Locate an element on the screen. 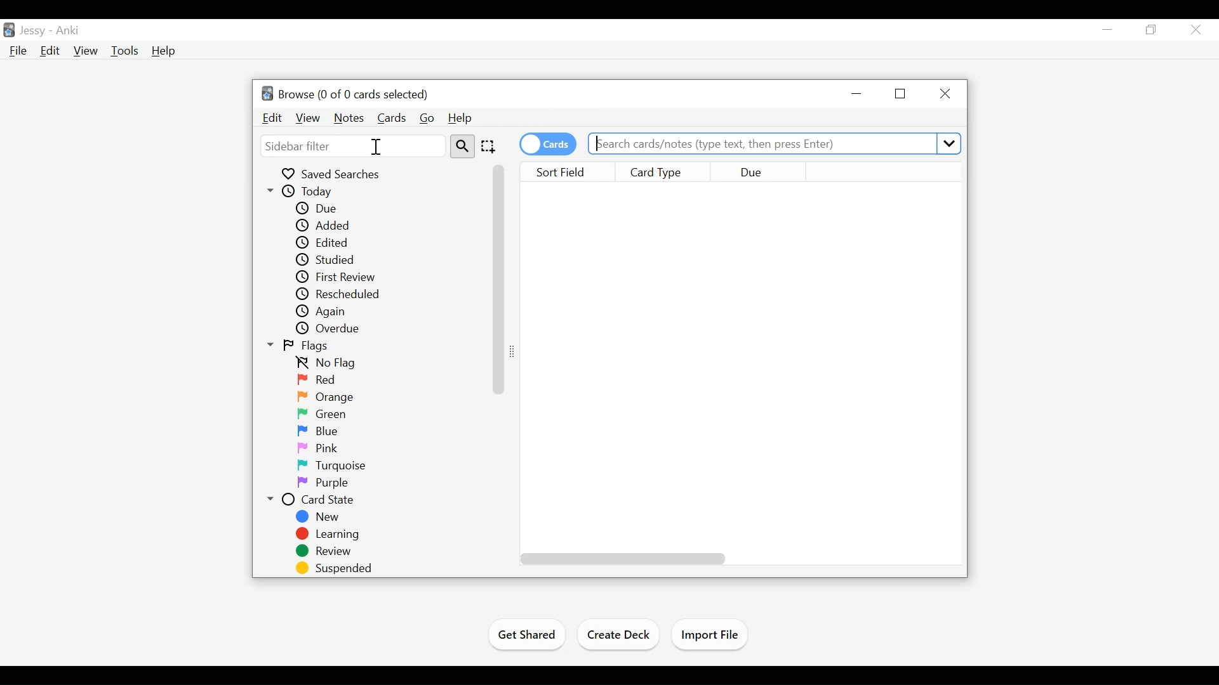 The image size is (1219, 685). First Review is located at coordinates (336, 277).